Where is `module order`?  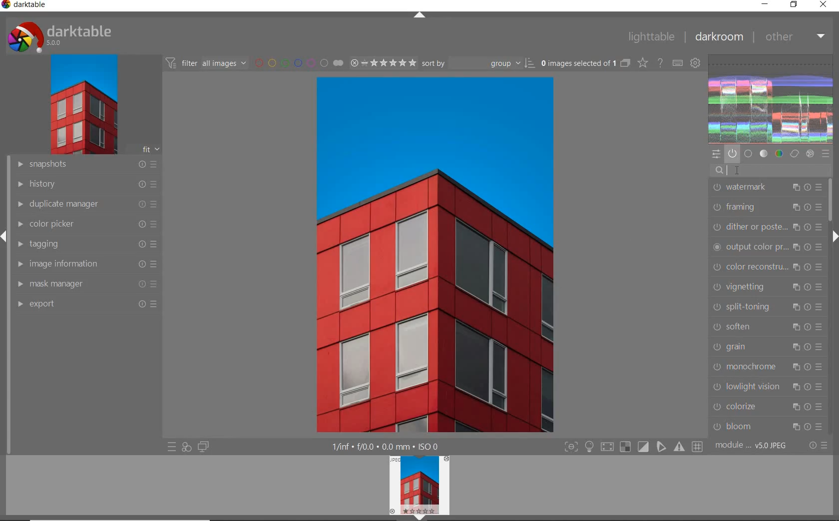
module order is located at coordinates (752, 445).